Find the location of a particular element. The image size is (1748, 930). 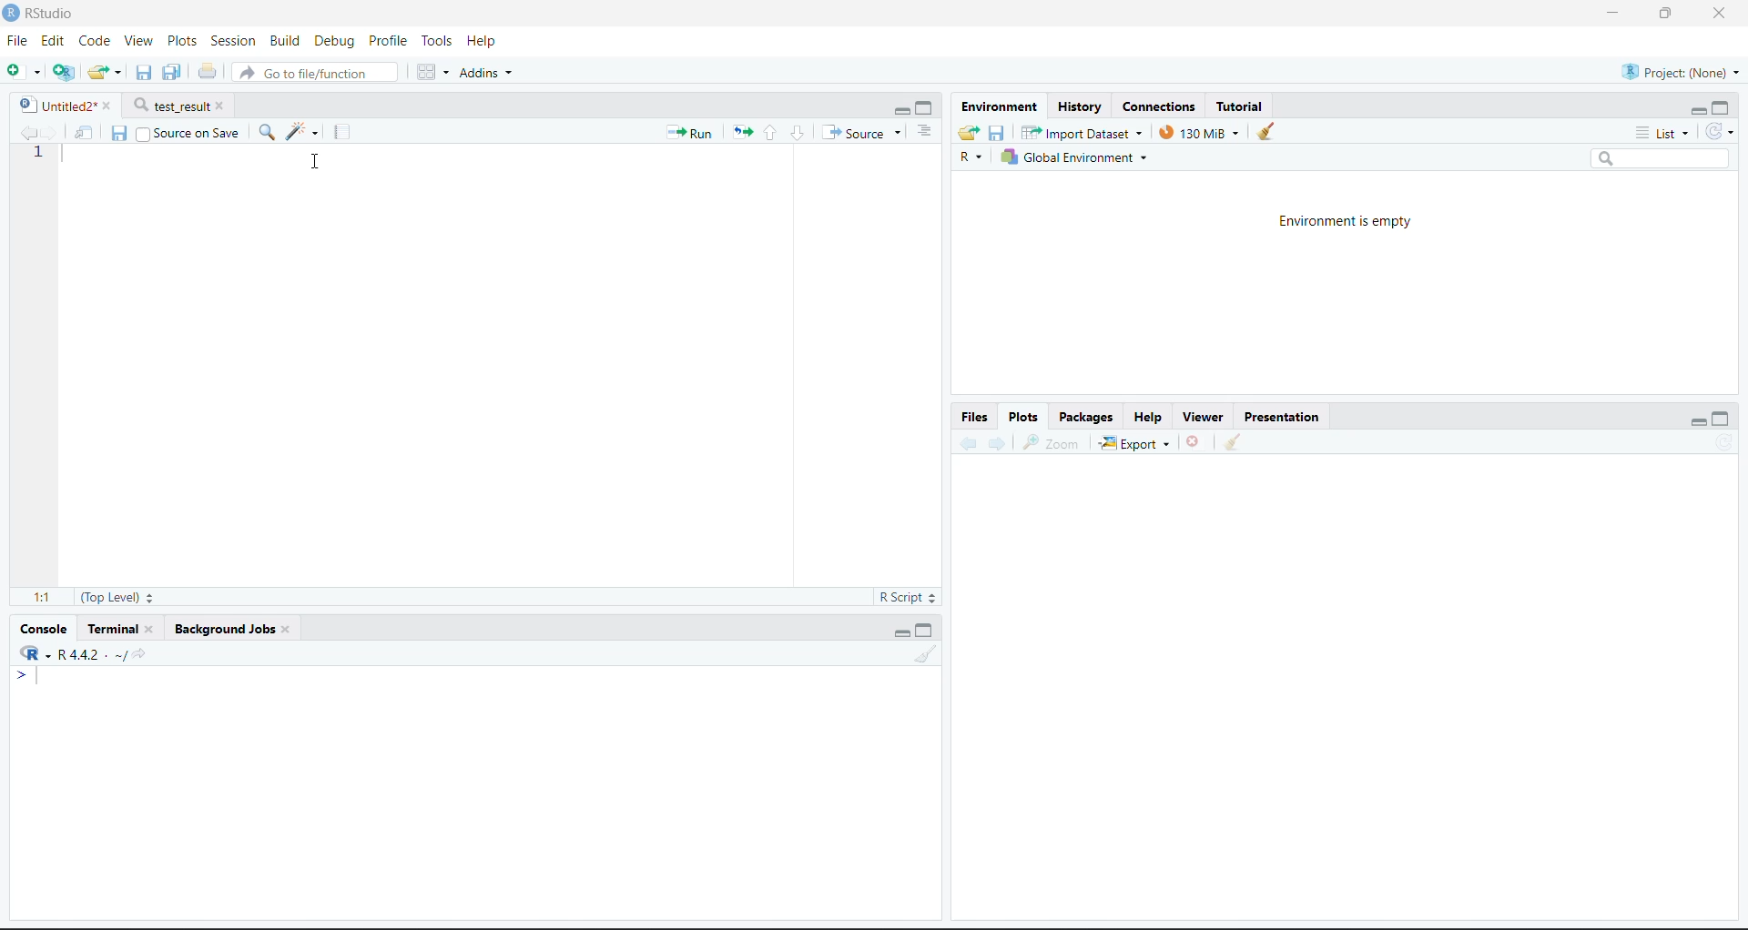

130kib used by R session (Source: Windows System) is located at coordinates (1200, 133).